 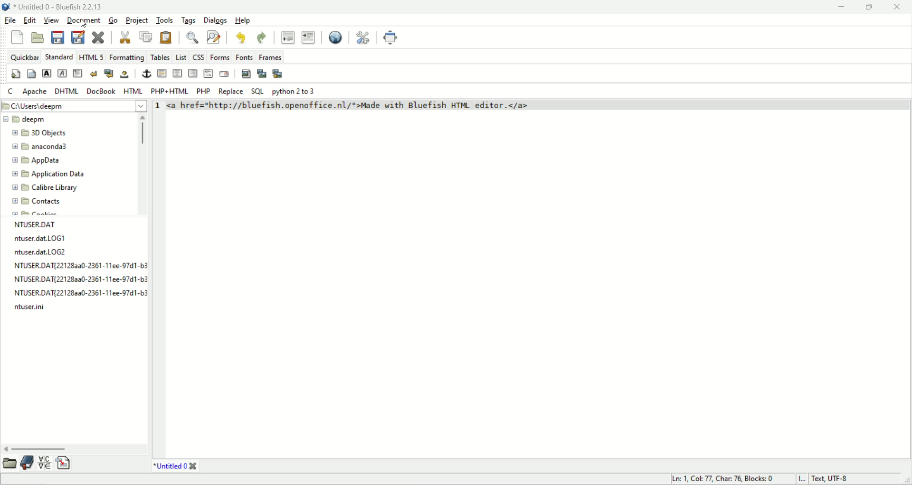 What do you see at coordinates (165, 19) in the screenshot?
I see `tools` at bounding box center [165, 19].